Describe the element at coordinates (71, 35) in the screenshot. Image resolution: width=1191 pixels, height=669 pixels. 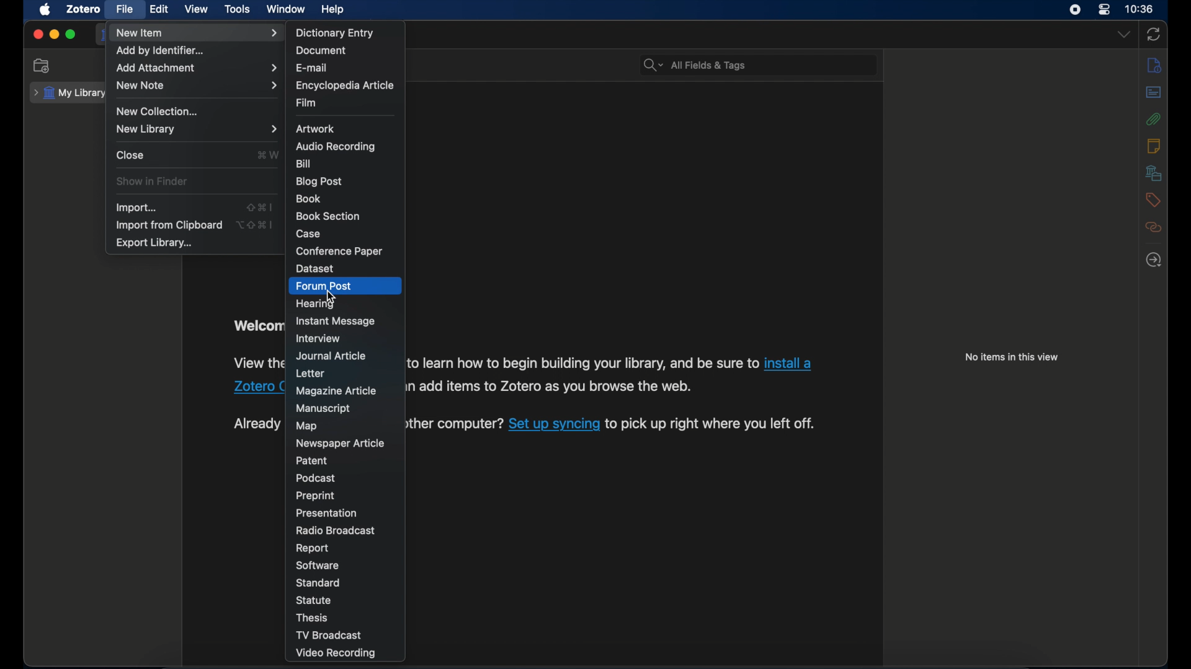
I see `maximize` at that location.